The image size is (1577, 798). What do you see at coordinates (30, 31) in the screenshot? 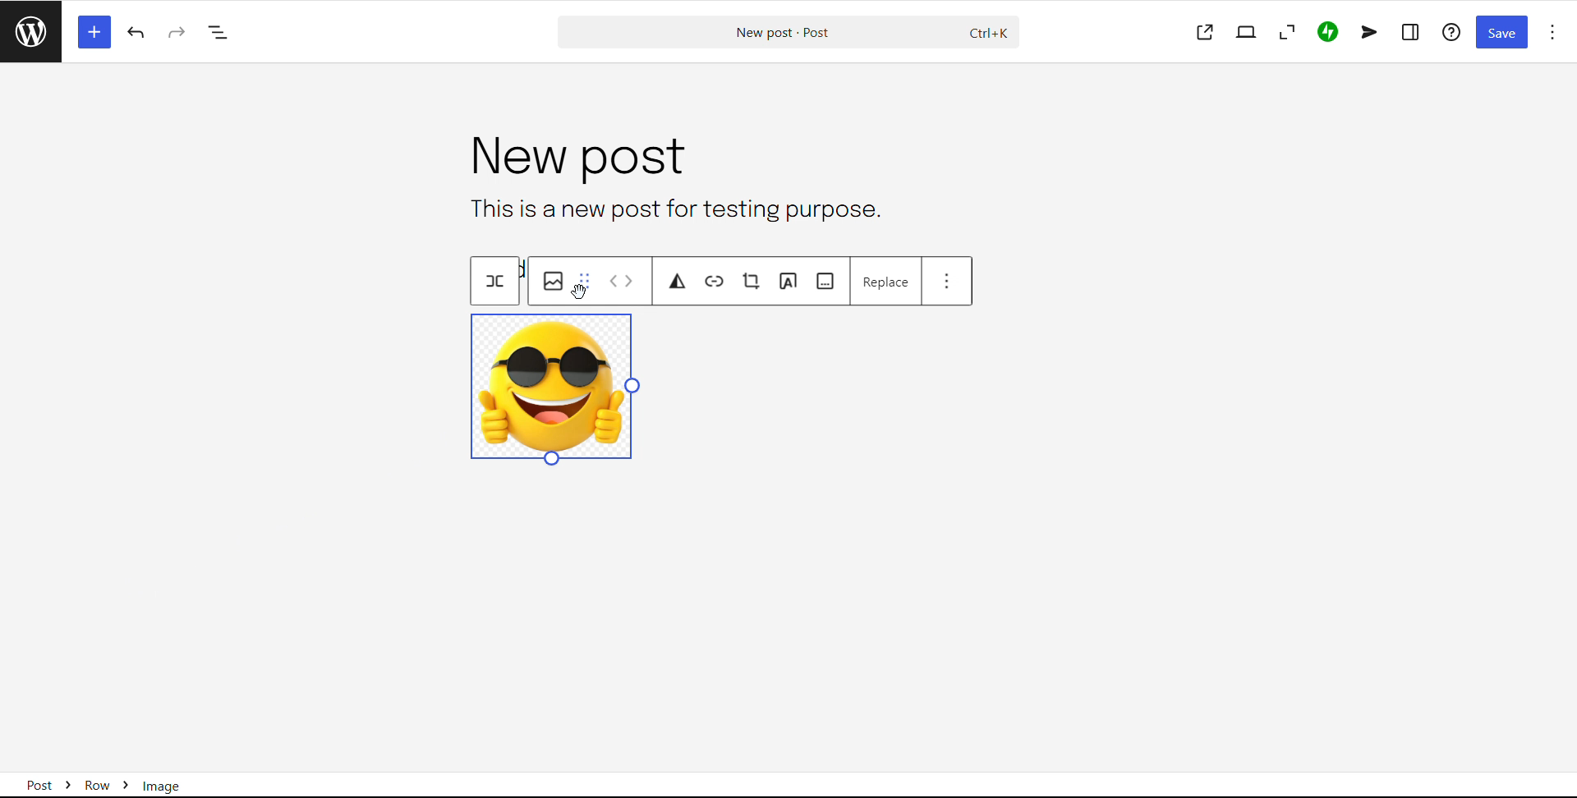
I see `read posts` at bounding box center [30, 31].